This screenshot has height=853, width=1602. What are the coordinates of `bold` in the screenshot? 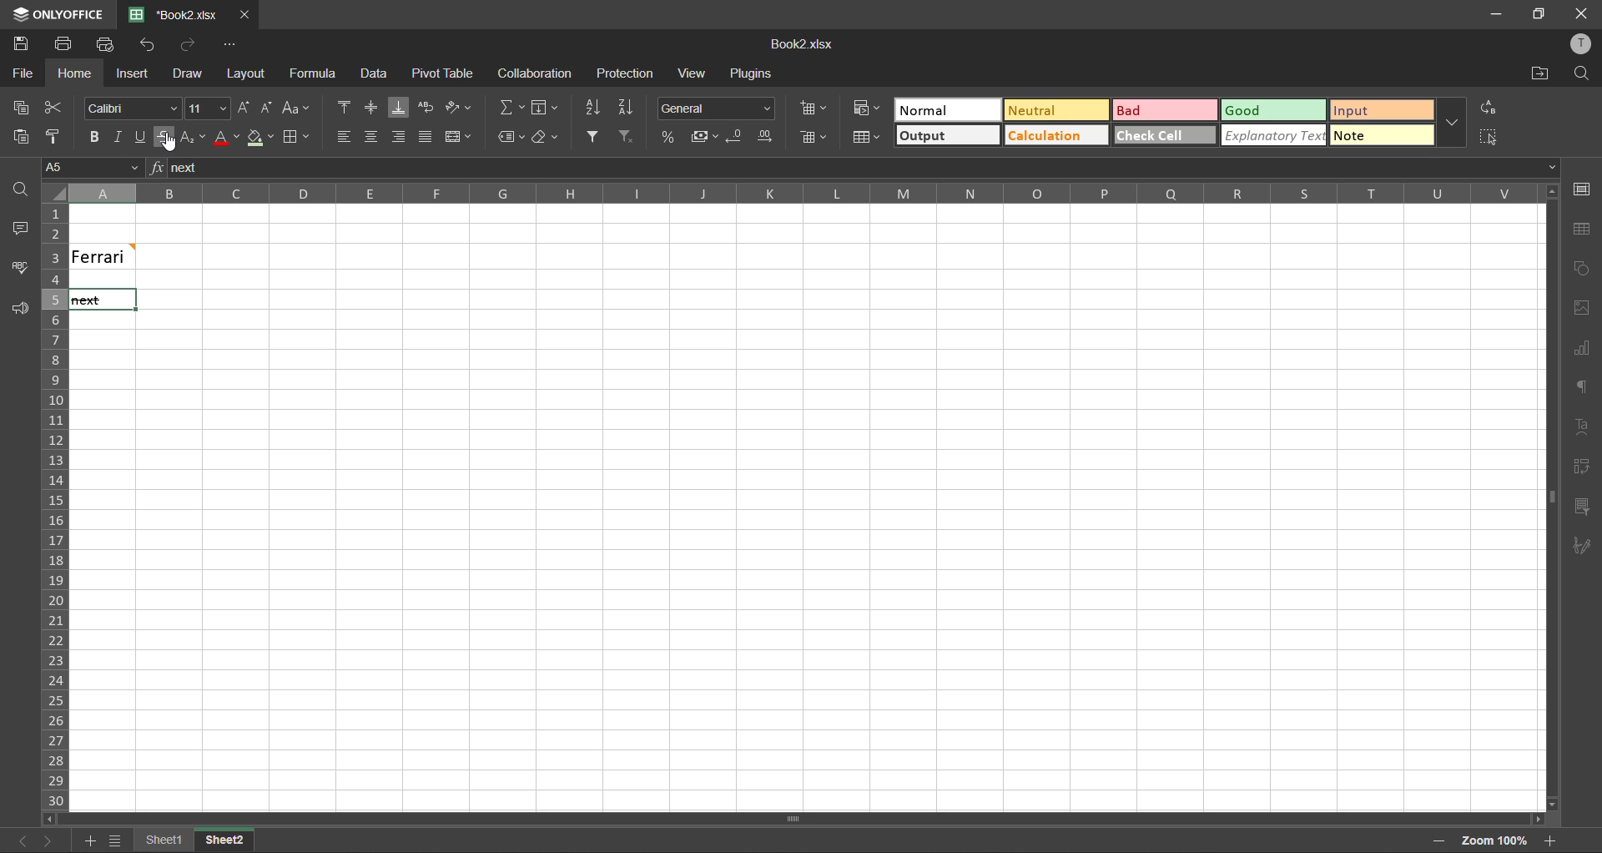 It's located at (95, 139).